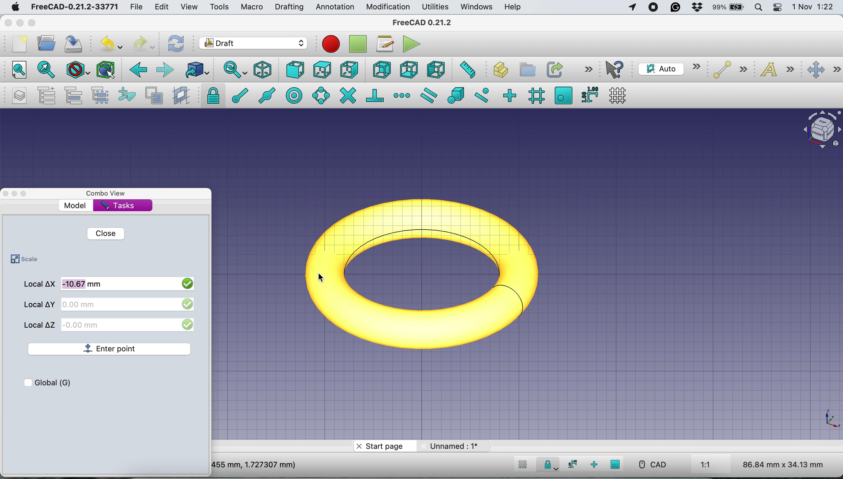 The height and width of the screenshot is (479, 843). Describe the element at coordinates (177, 44) in the screenshot. I see `refresh` at that location.